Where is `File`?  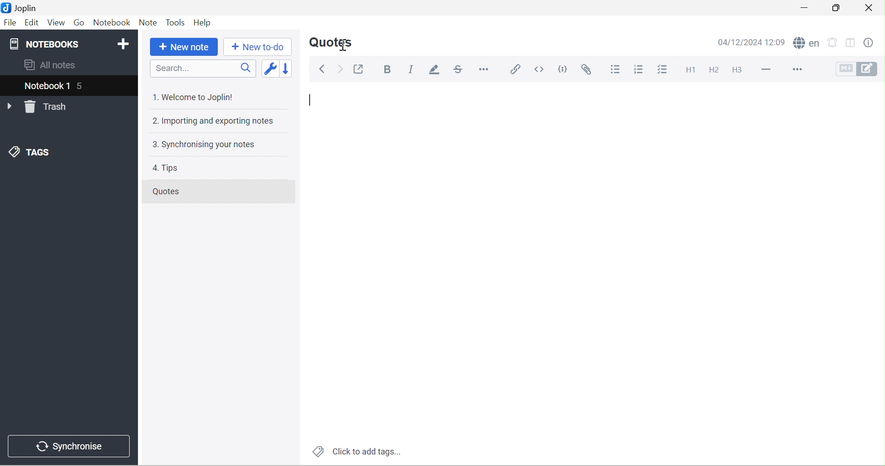 File is located at coordinates (11, 23).